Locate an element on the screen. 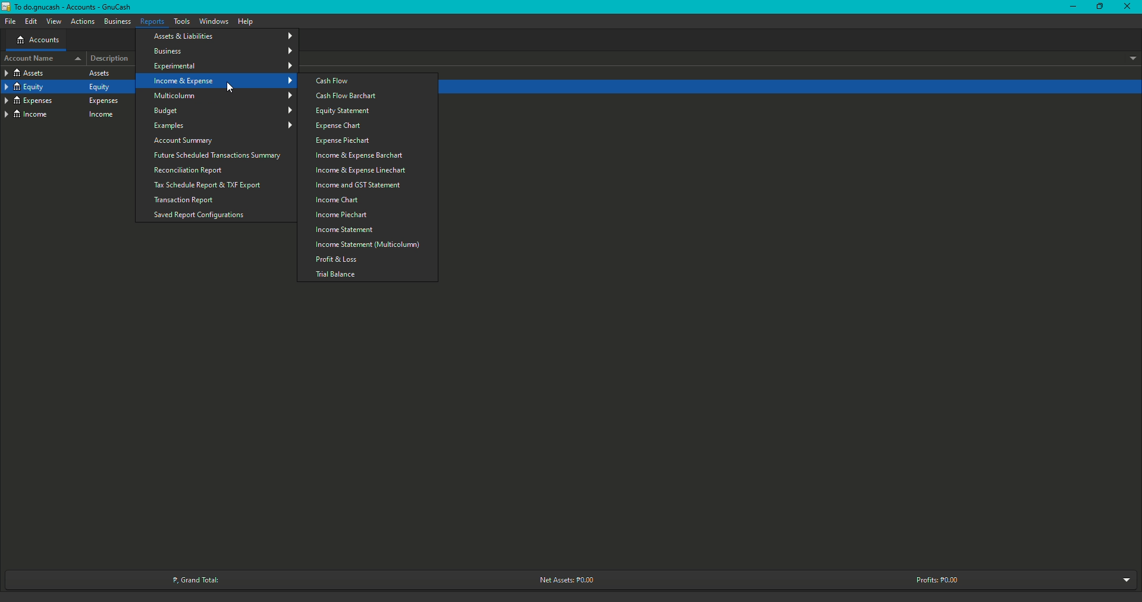  Reconciliation Report is located at coordinates (191, 171).